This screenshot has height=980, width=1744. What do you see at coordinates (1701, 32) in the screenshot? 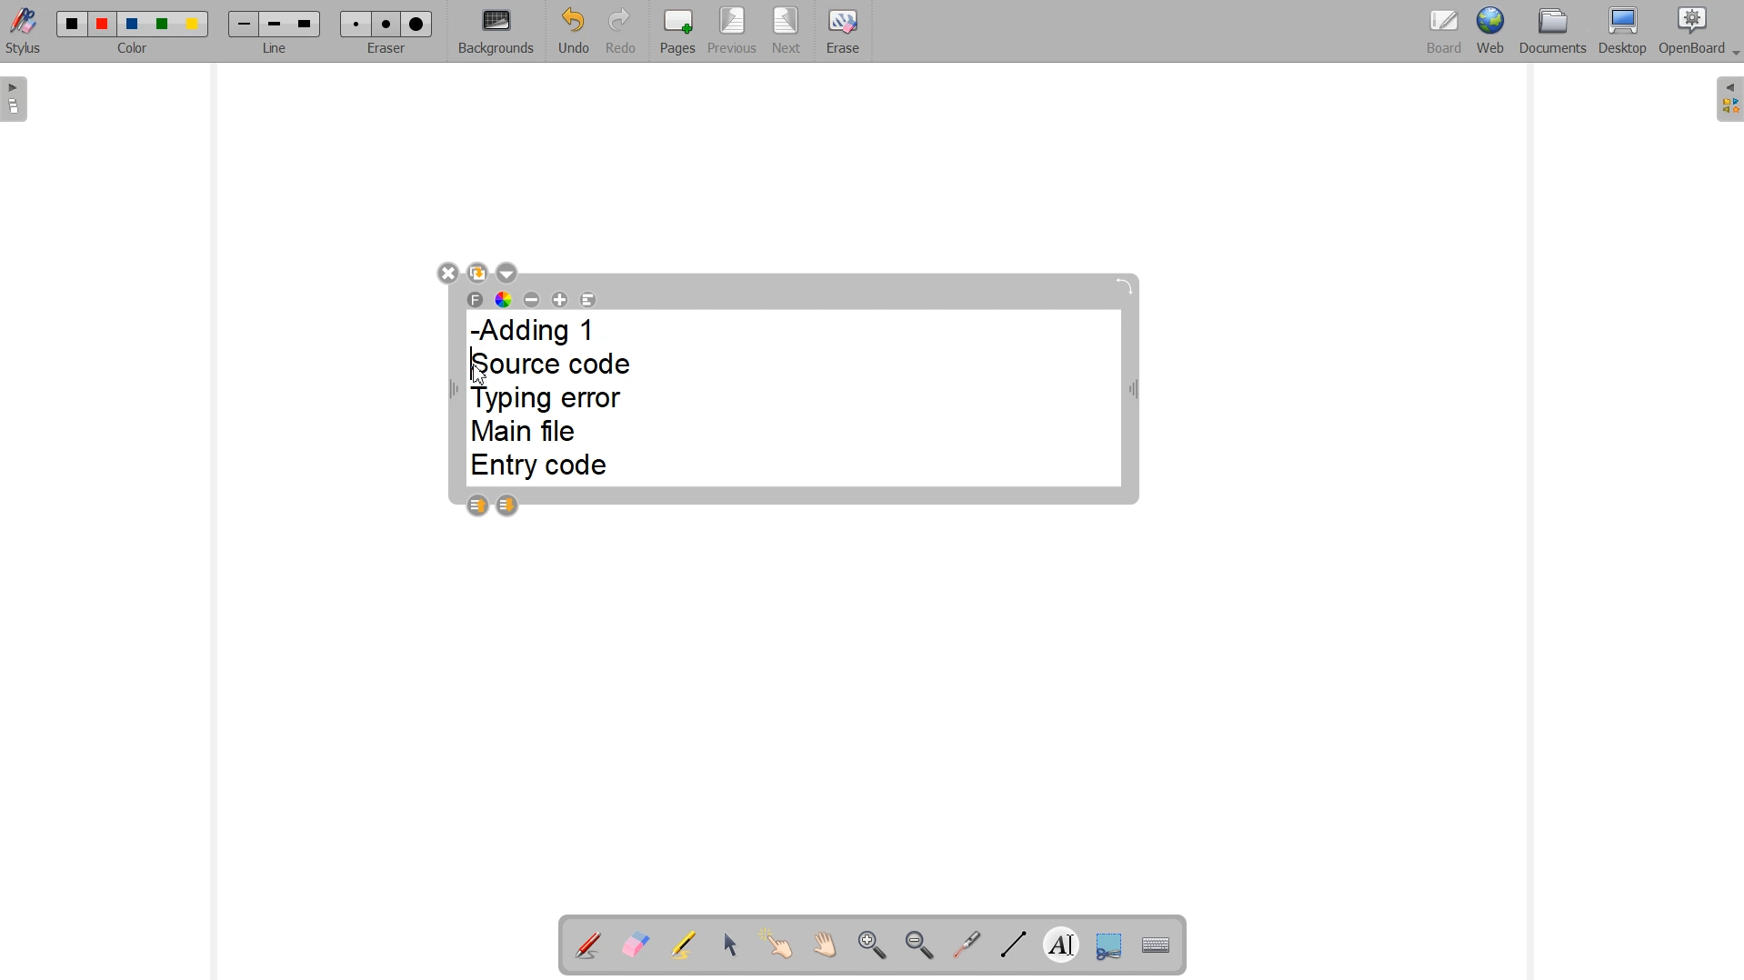
I see `OpenBoard` at bounding box center [1701, 32].